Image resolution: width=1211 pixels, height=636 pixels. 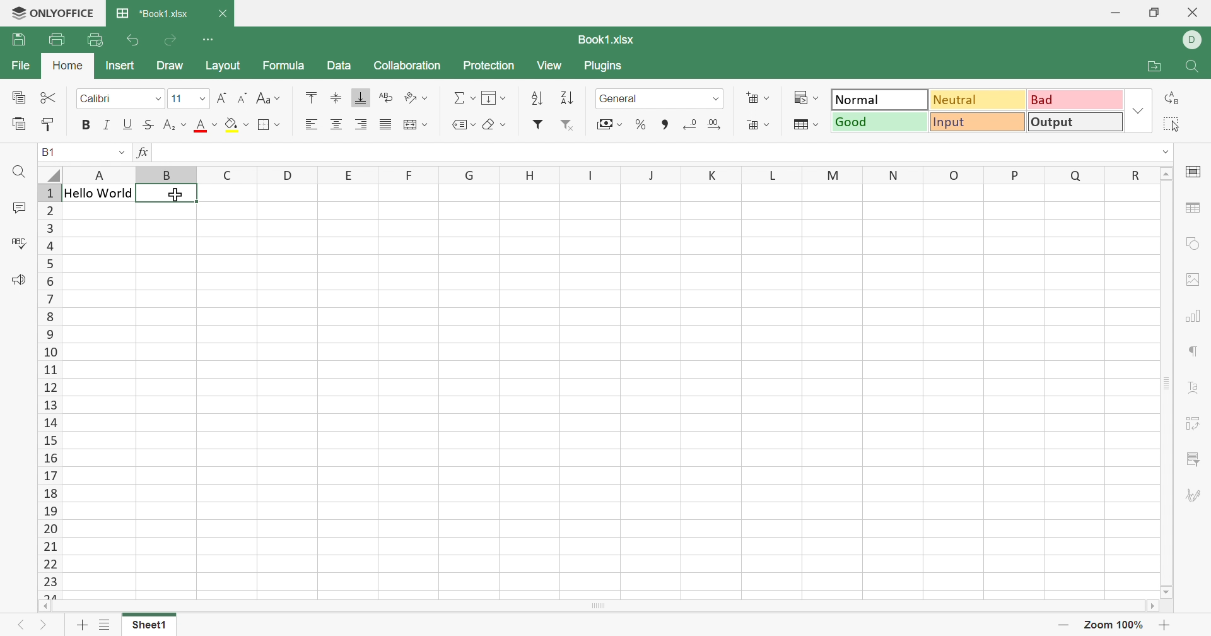 What do you see at coordinates (238, 125) in the screenshot?
I see `Fill color` at bounding box center [238, 125].